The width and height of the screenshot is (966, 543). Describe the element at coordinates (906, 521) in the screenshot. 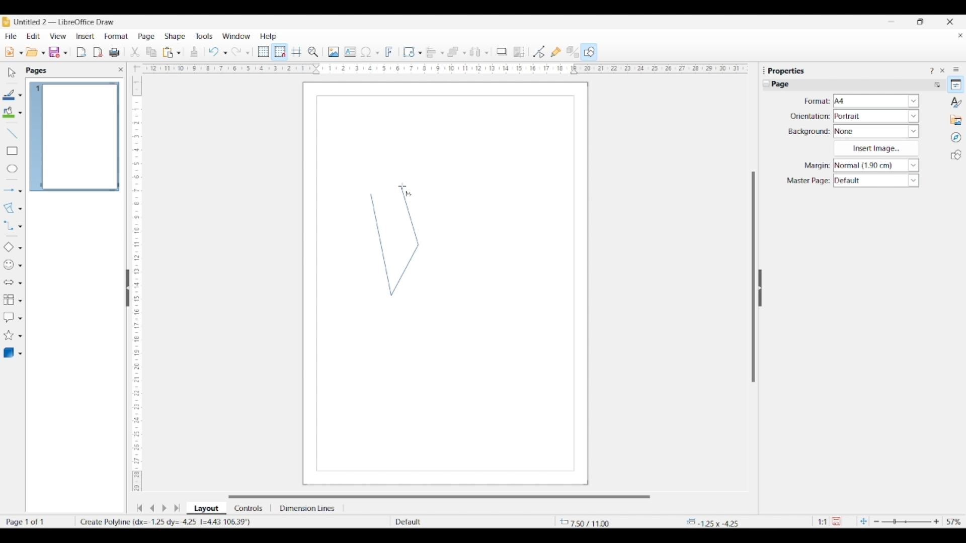

I see `Slider to change zoom in/out` at that location.